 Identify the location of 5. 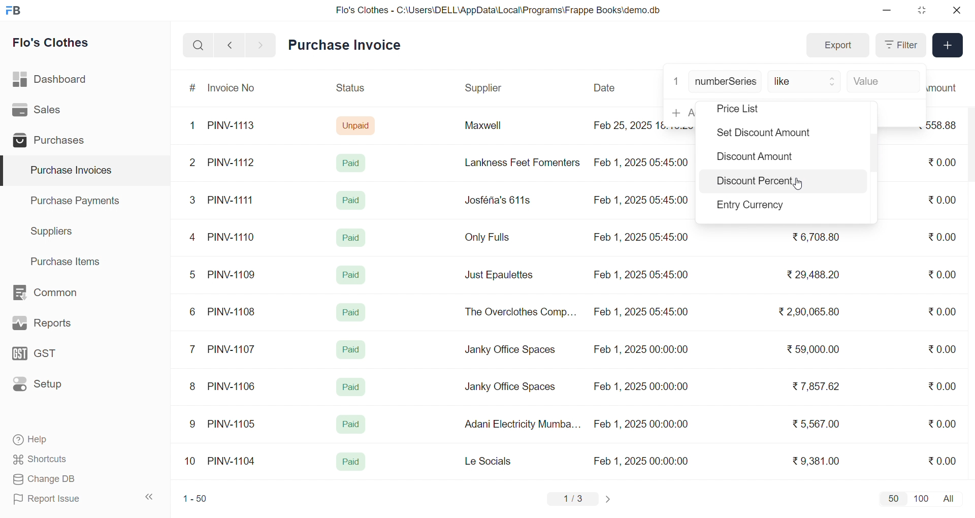
(192, 274).